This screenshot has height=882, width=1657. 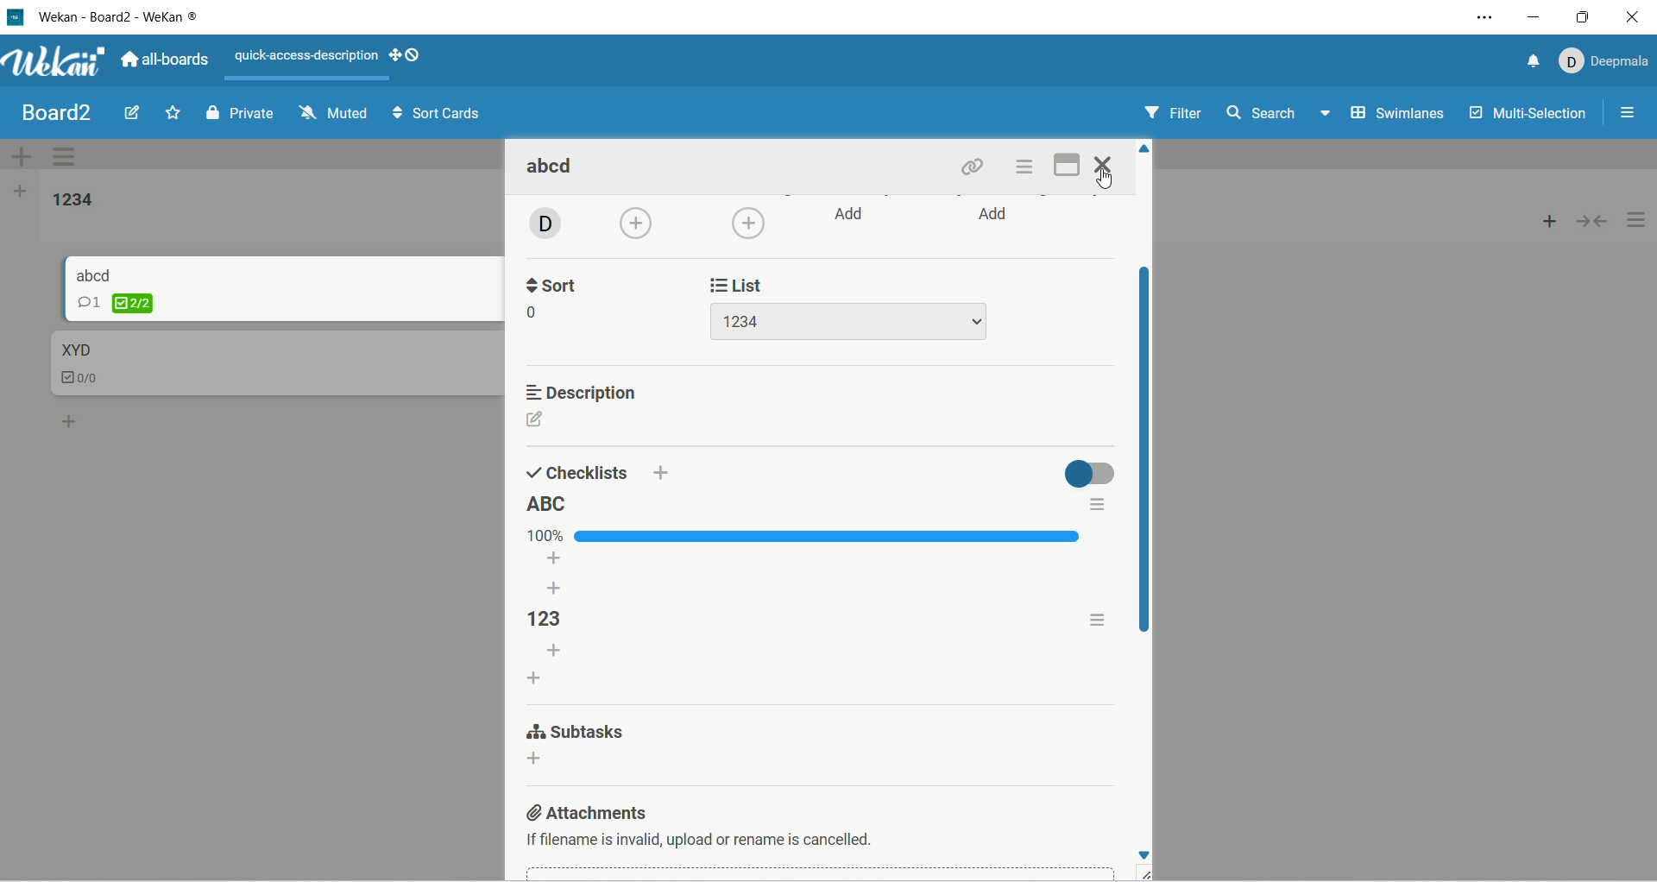 I want to click on filter, so click(x=1173, y=113).